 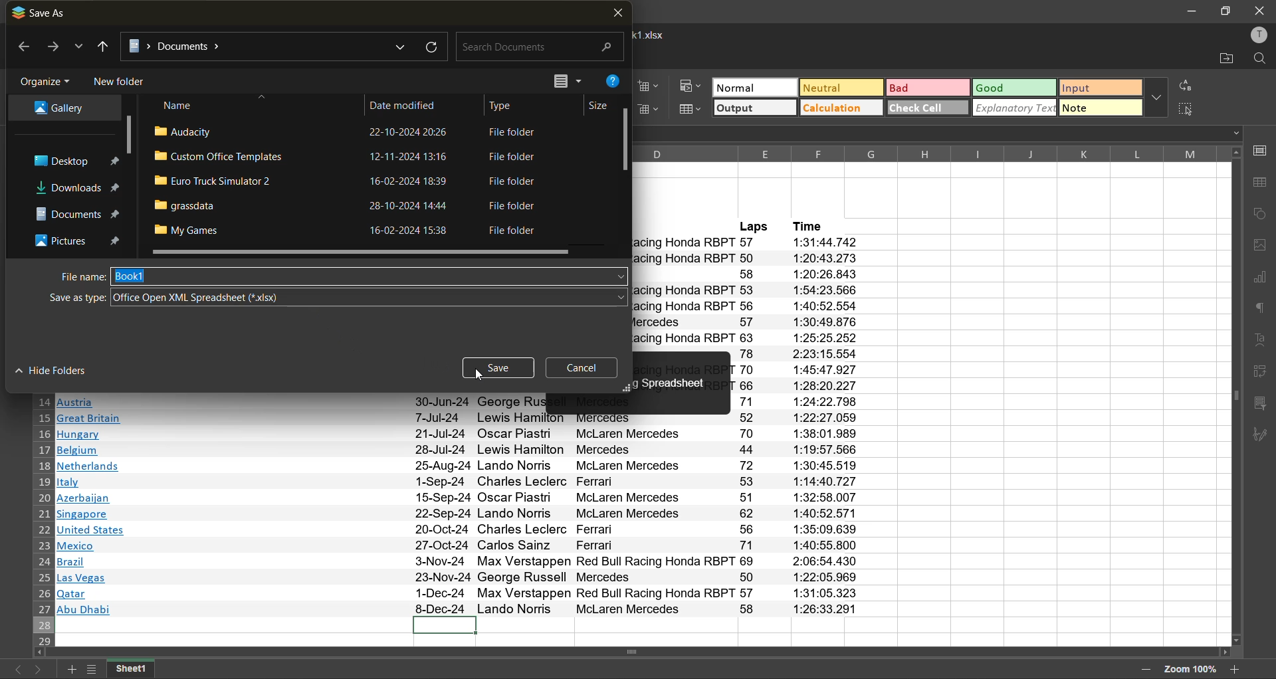 What do you see at coordinates (1264, 244) in the screenshot?
I see `image` at bounding box center [1264, 244].